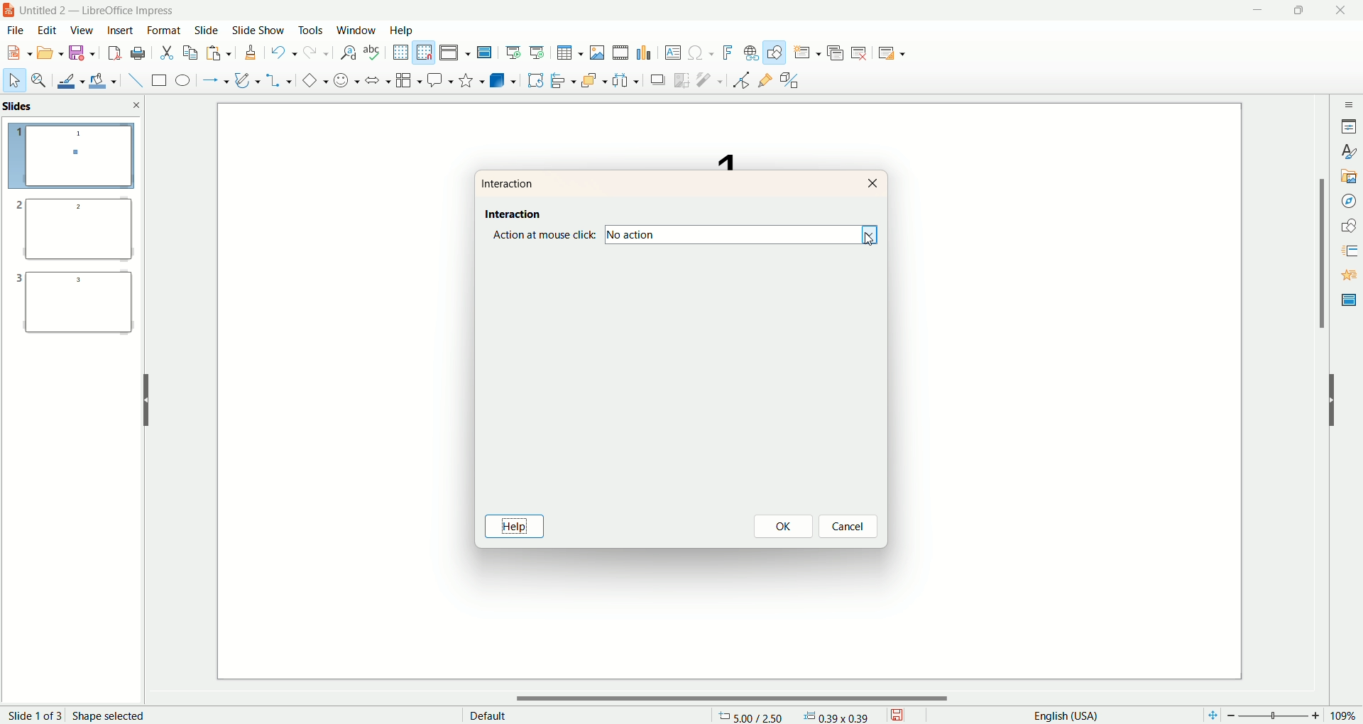  What do you see at coordinates (625, 79) in the screenshot?
I see `select at least three objects to distribute` at bounding box center [625, 79].